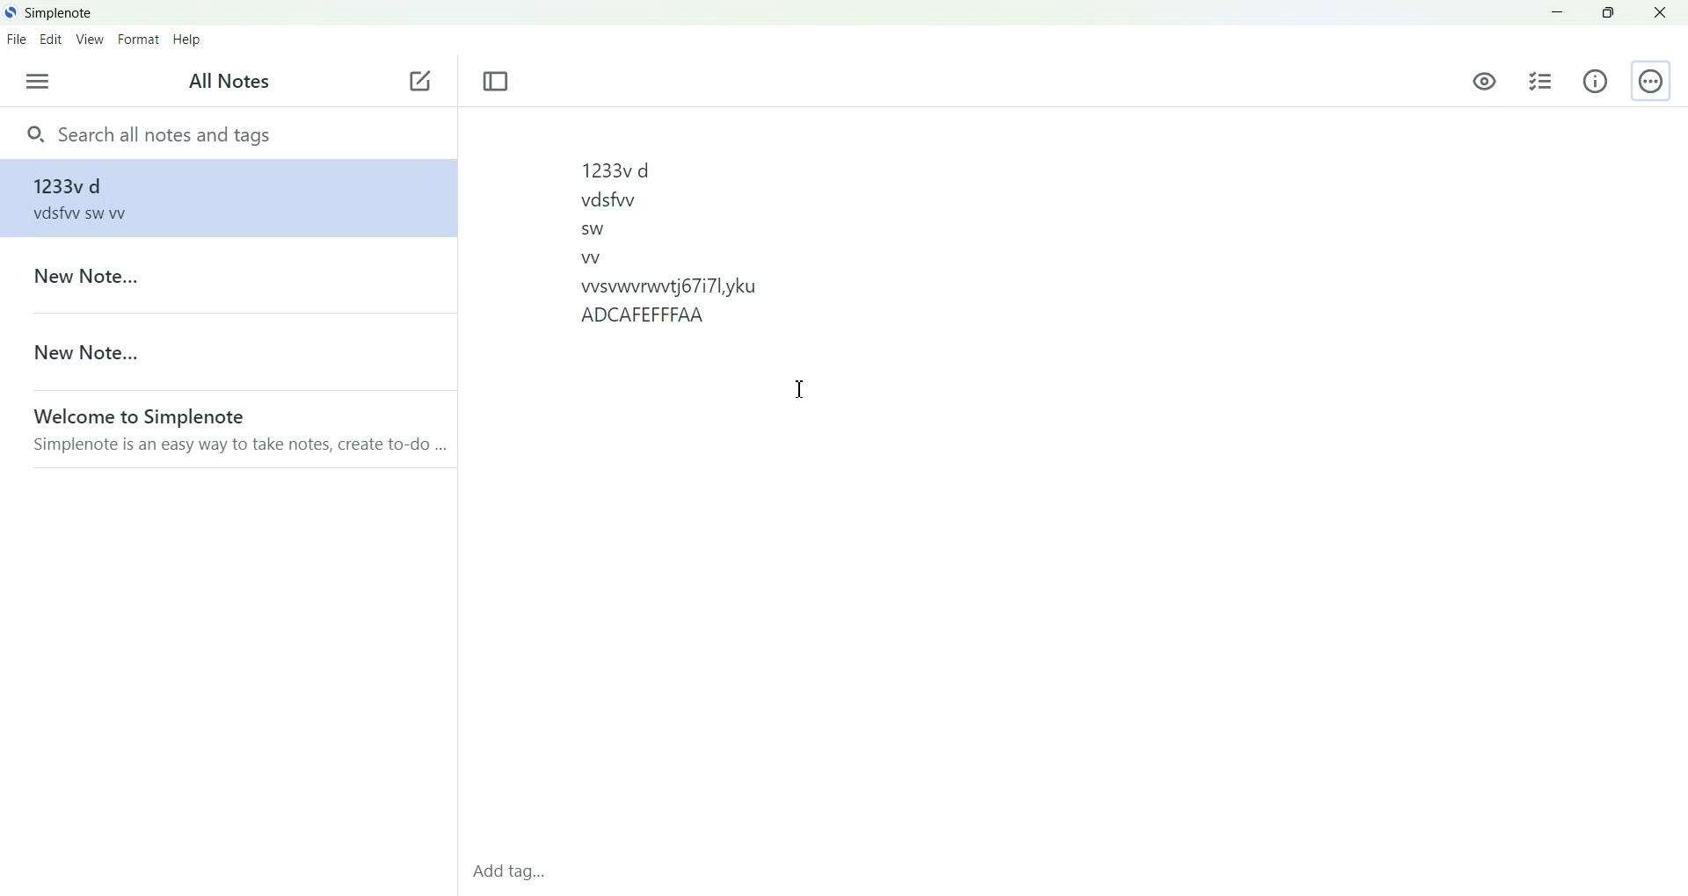 Image resolution: width=1688 pixels, height=896 pixels. What do you see at coordinates (228, 133) in the screenshot?
I see `Search notes and tags` at bounding box center [228, 133].